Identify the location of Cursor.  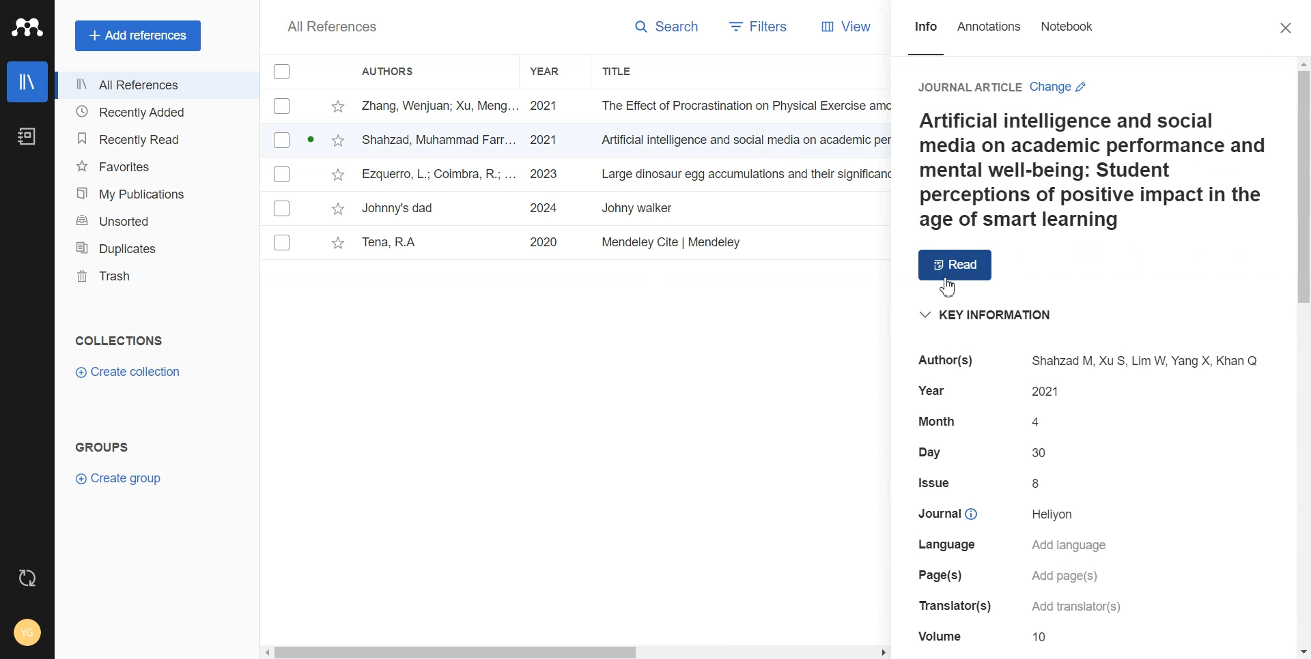
(945, 289).